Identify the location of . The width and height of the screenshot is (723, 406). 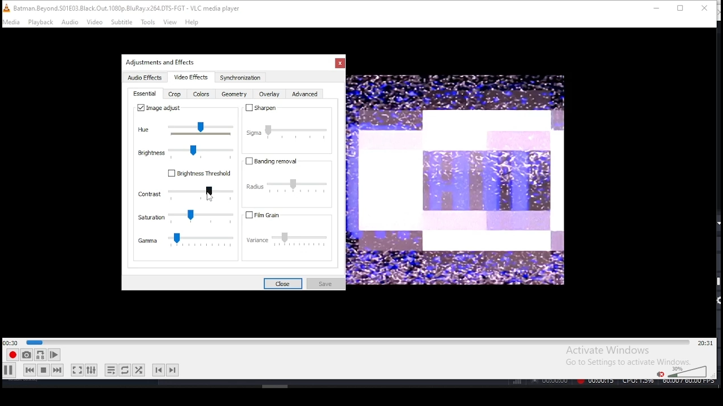
(456, 179).